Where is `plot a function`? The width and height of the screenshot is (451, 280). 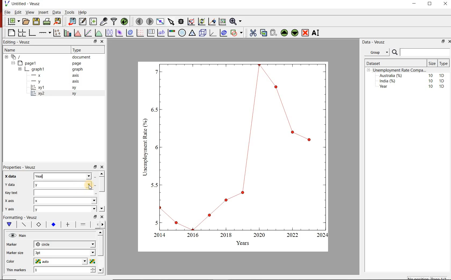 plot a function is located at coordinates (99, 33).